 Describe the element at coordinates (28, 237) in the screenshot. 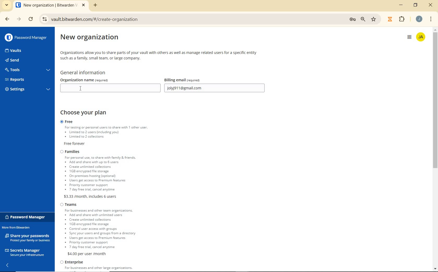

I see `share your passwords` at that location.